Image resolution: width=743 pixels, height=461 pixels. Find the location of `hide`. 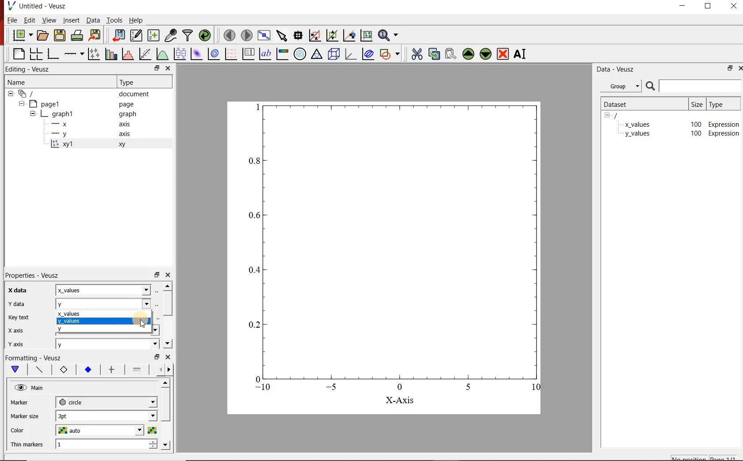

hide is located at coordinates (33, 113).